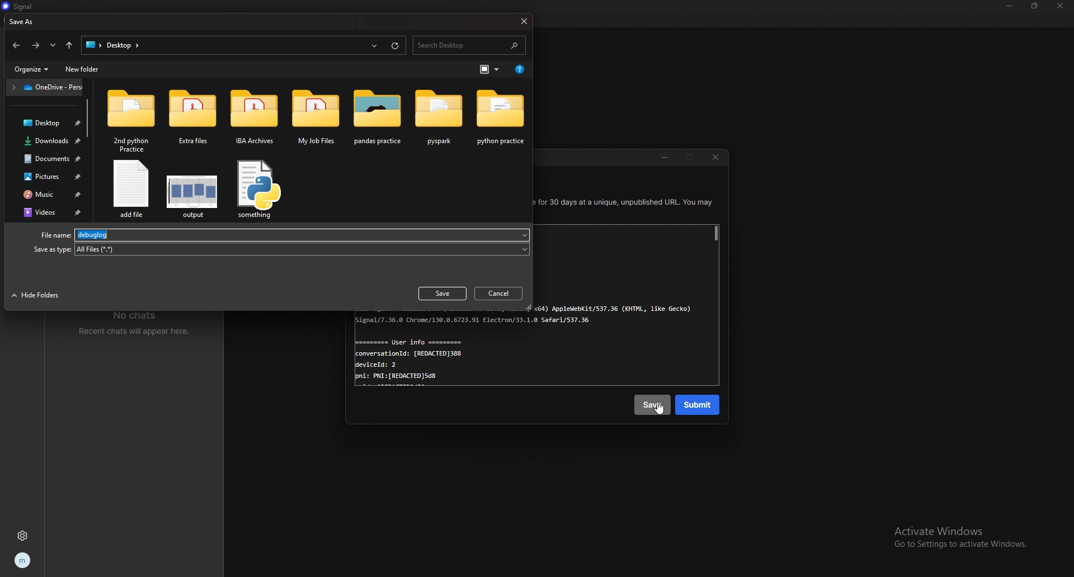 Image resolution: width=1074 pixels, height=577 pixels. Describe the element at coordinates (51, 212) in the screenshot. I see `videos` at that location.